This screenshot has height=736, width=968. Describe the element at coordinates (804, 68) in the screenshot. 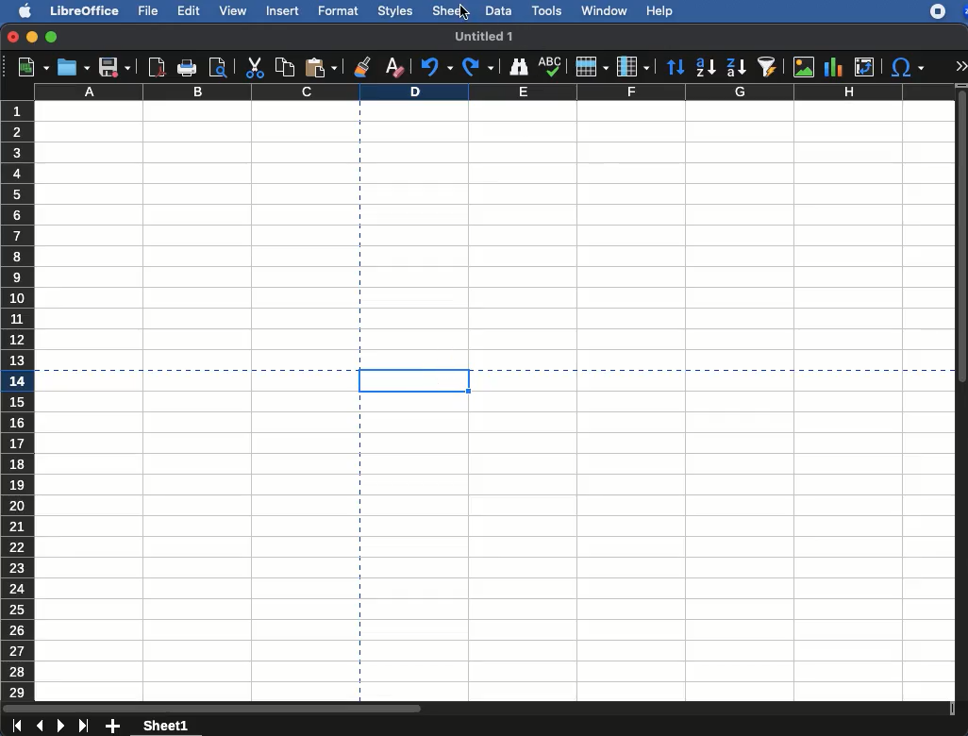

I see `image` at that location.